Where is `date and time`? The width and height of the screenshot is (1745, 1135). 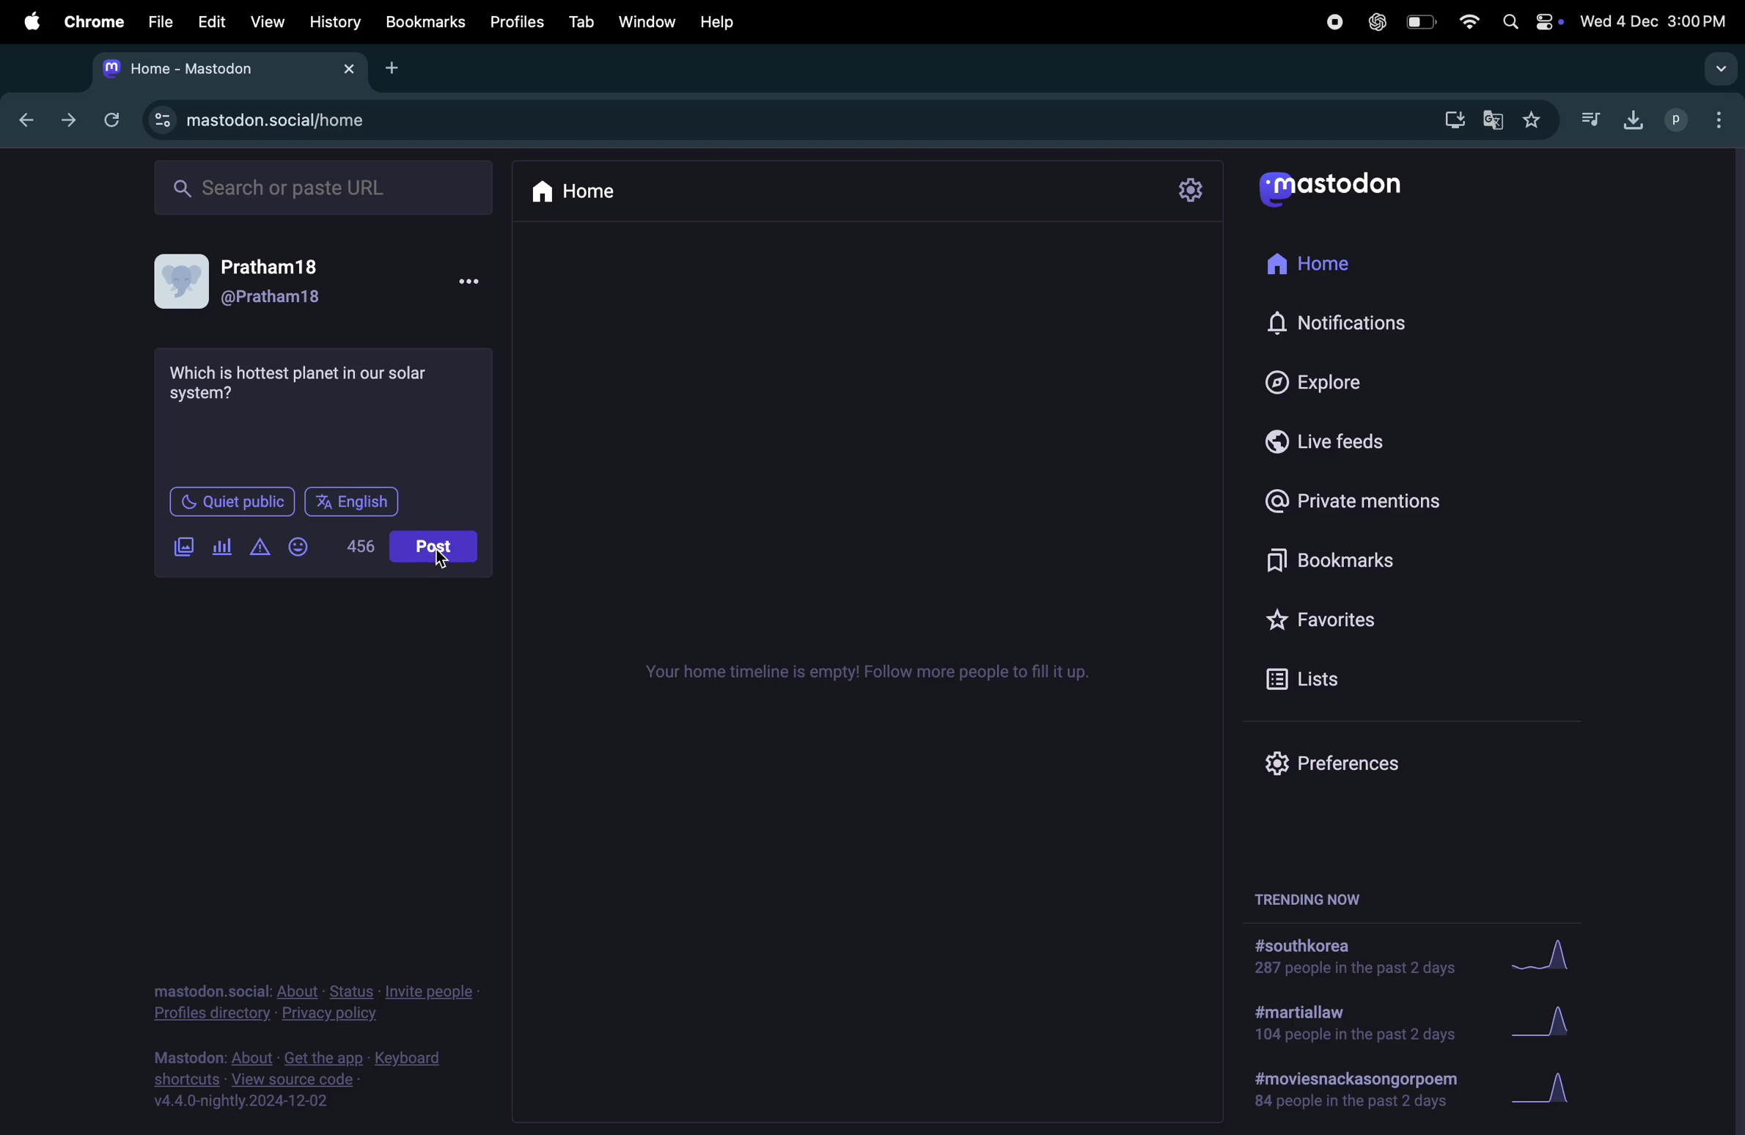
date and time is located at coordinates (1653, 21).